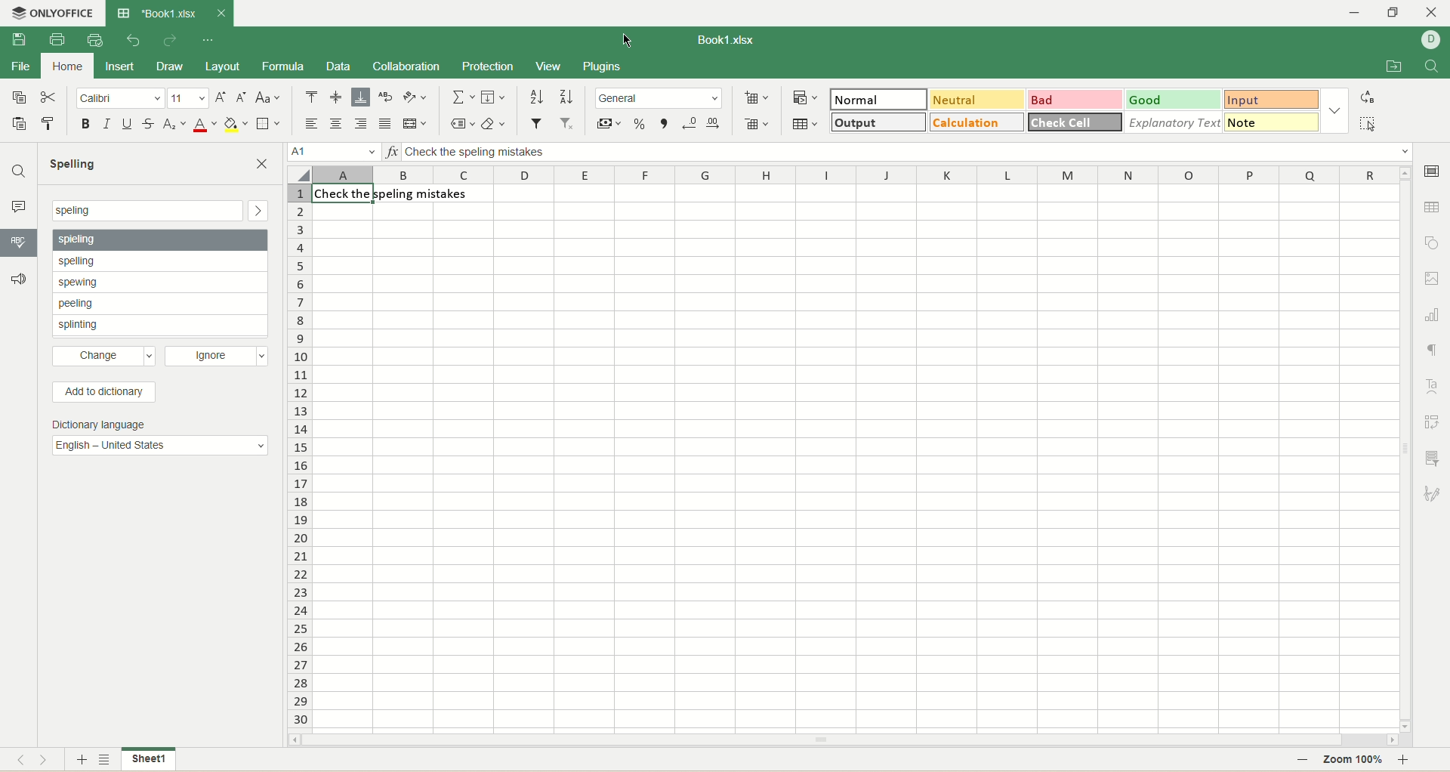  Describe the element at coordinates (855, 174) in the screenshot. I see `column name` at that location.